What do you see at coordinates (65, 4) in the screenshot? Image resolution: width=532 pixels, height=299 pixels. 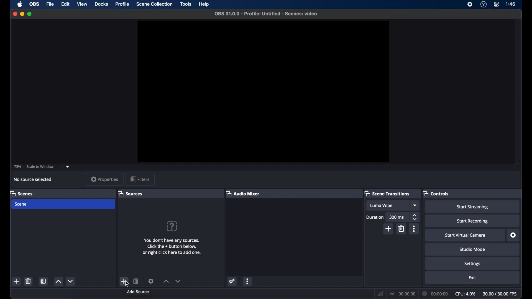 I see `edit` at bounding box center [65, 4].